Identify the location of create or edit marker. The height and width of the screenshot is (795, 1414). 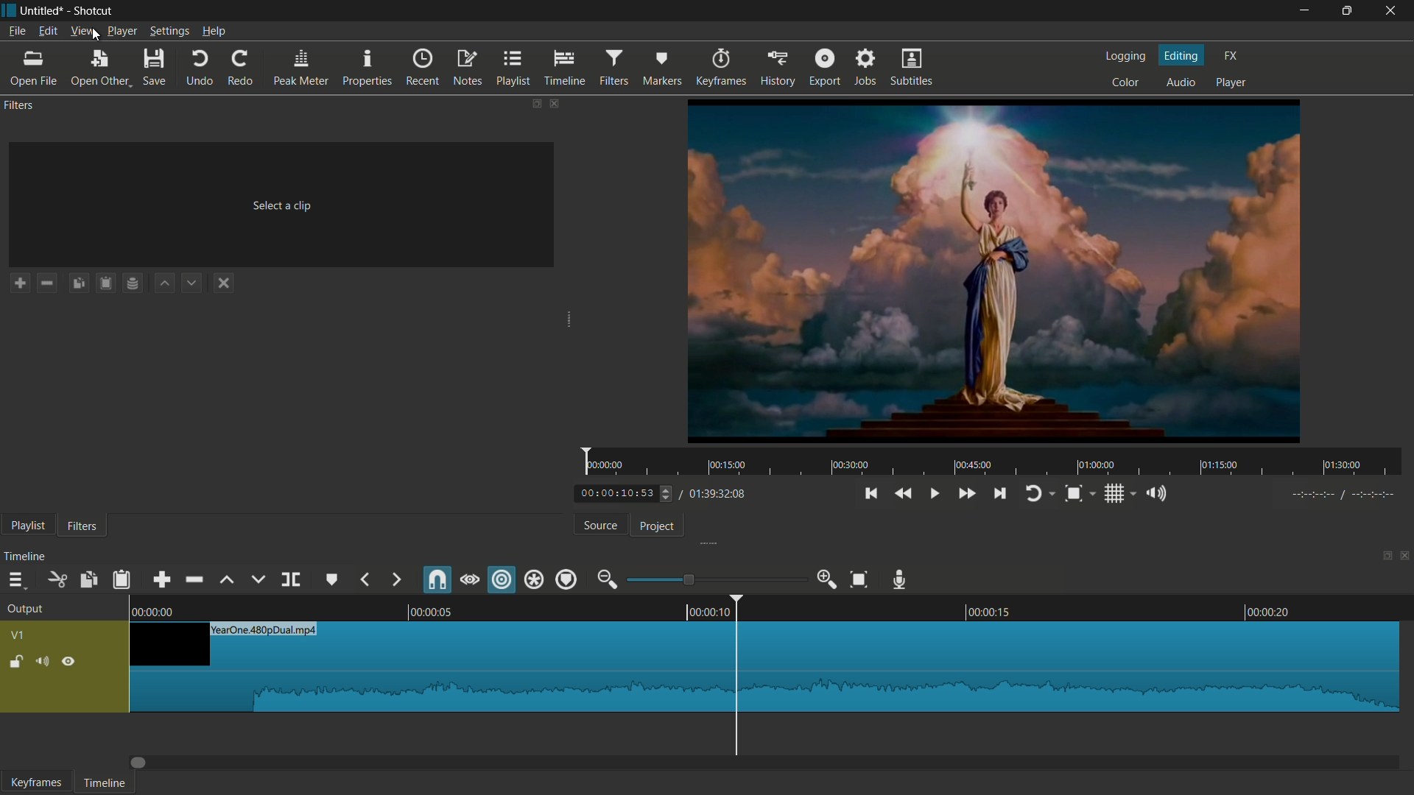
(333, 580).